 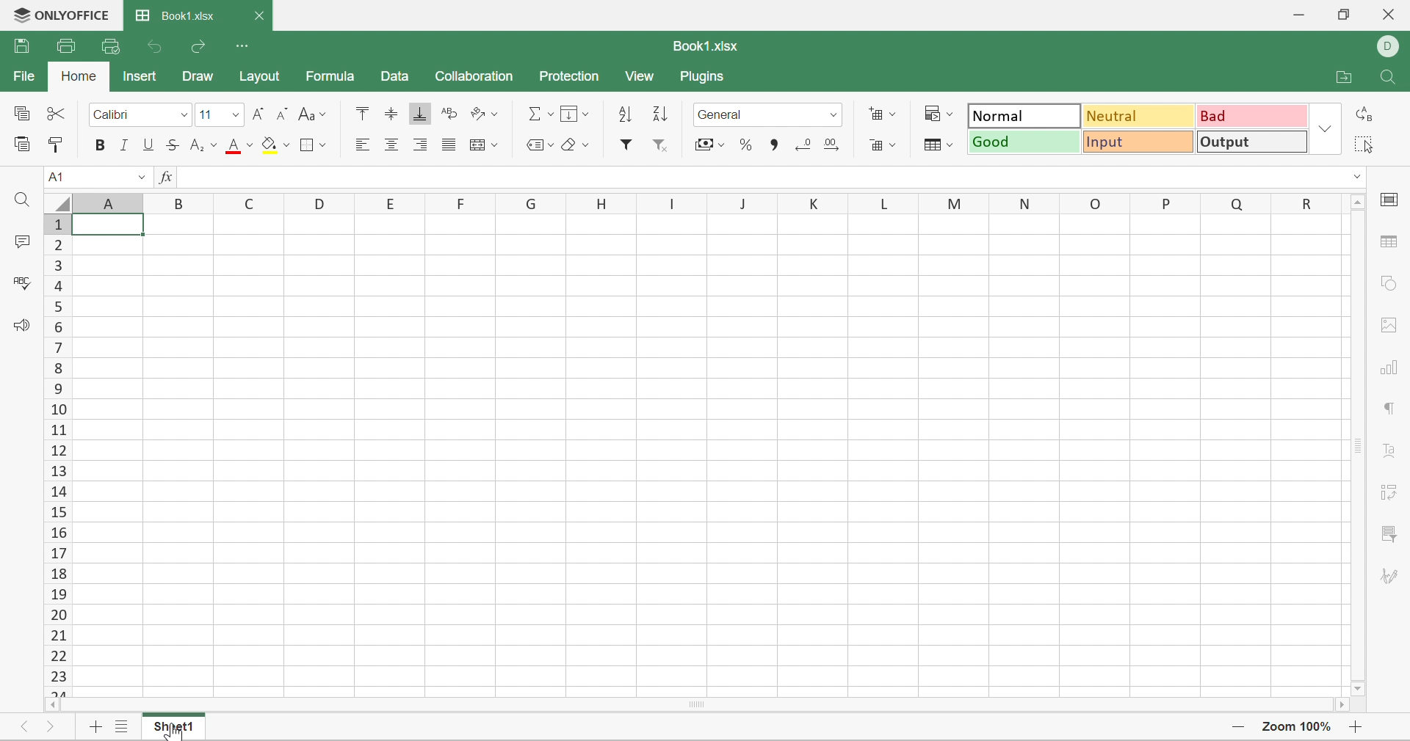 What do you see at coordinates (1298, 15) in the screenshot?
I see `Minimize` at bounding box center [1298, 15].